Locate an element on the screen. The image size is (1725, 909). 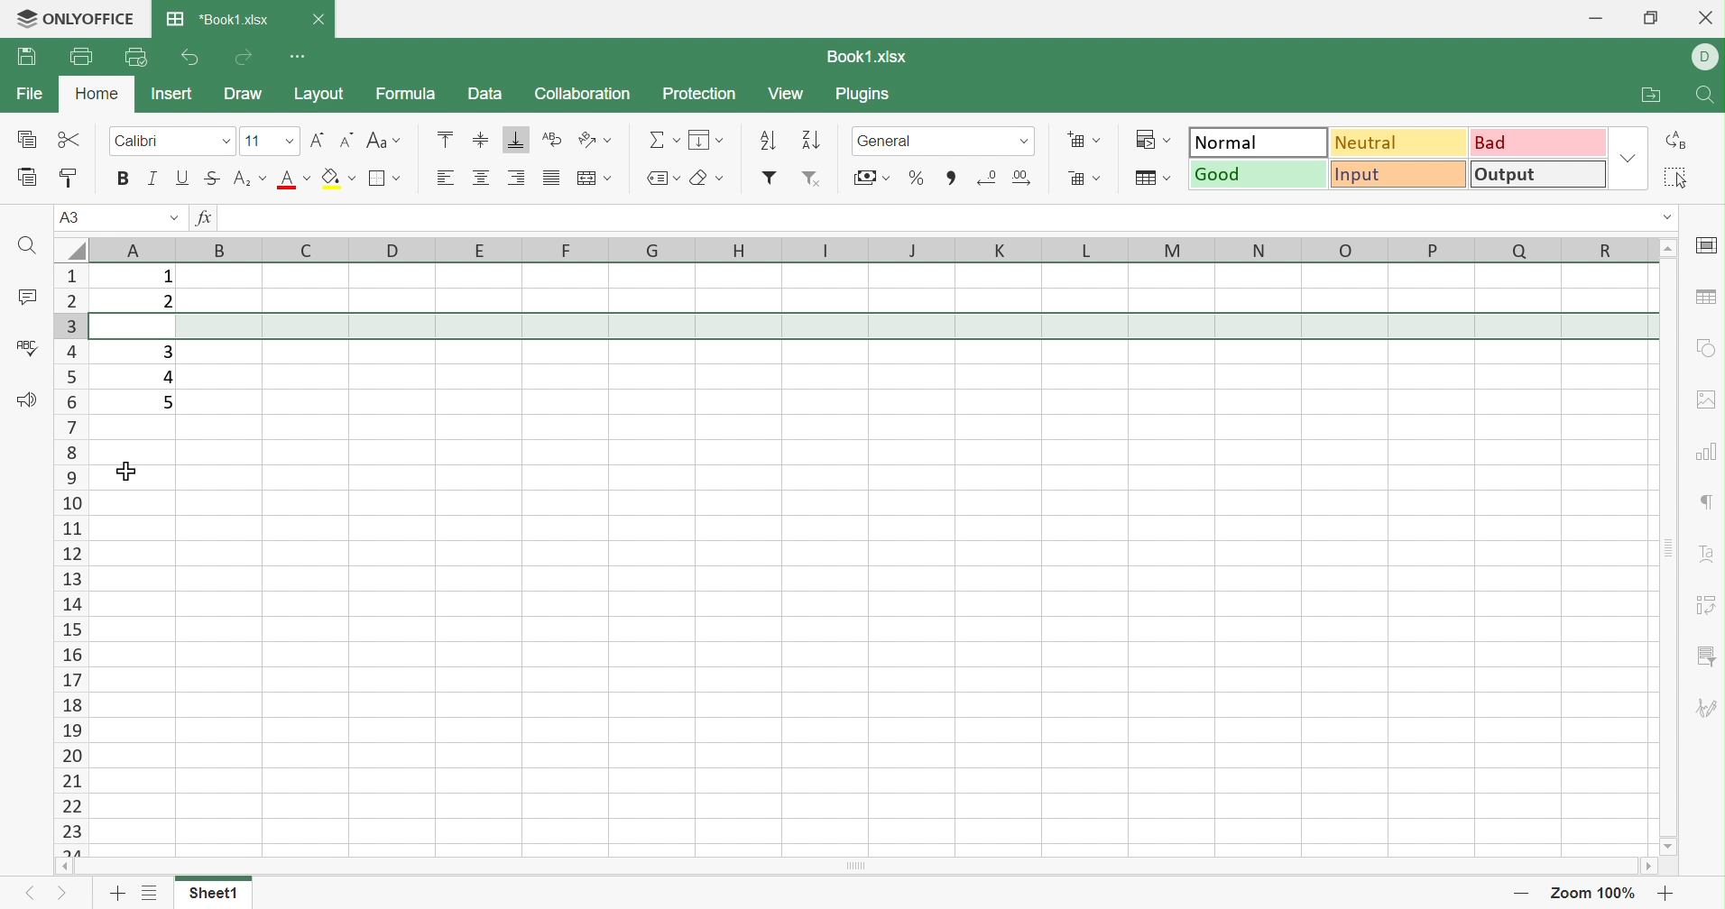
Drop Down is located at coordinates (612, 141).